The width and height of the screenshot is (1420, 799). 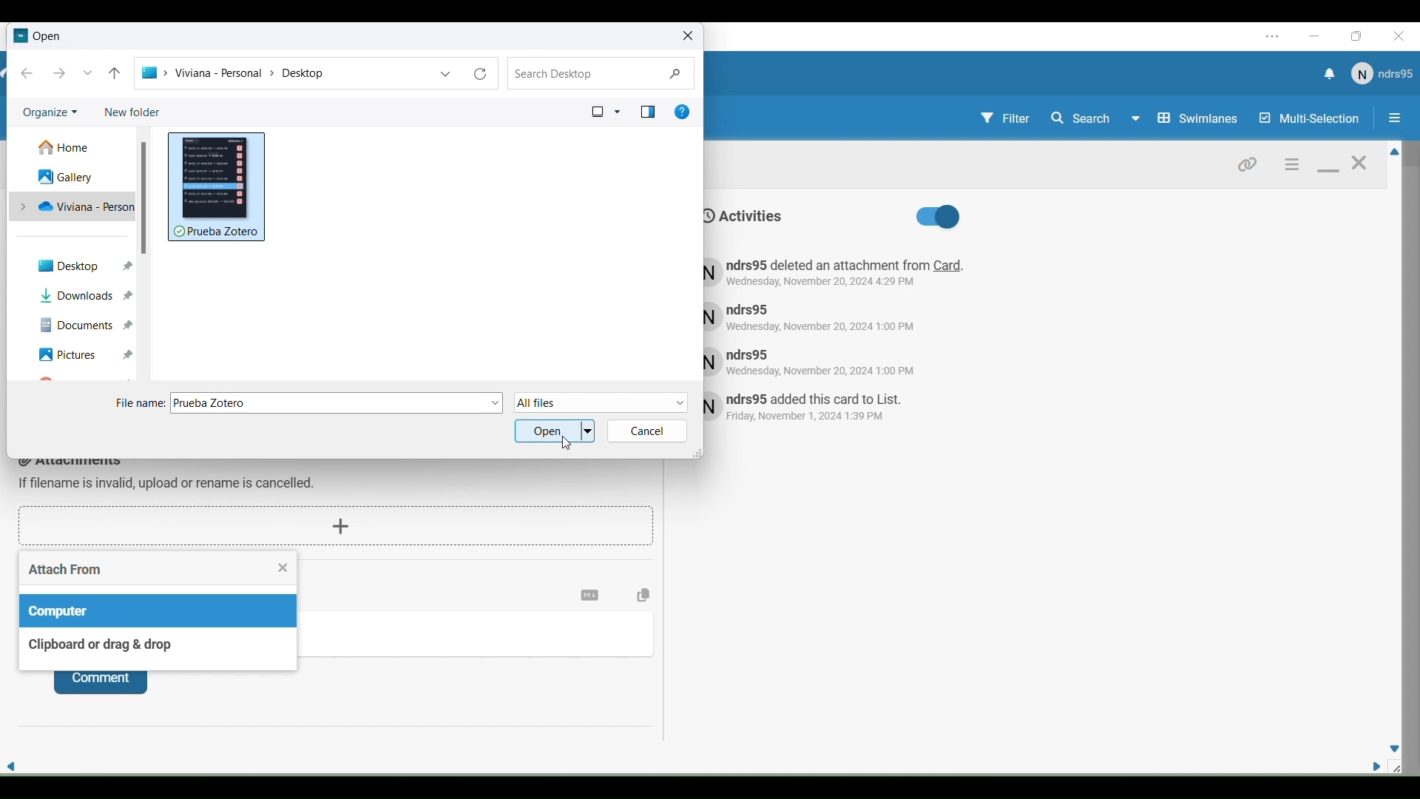 What do you see at coordinates (688, 36) in the screenshot?
I see `Close` at bounding box center [688, 36].